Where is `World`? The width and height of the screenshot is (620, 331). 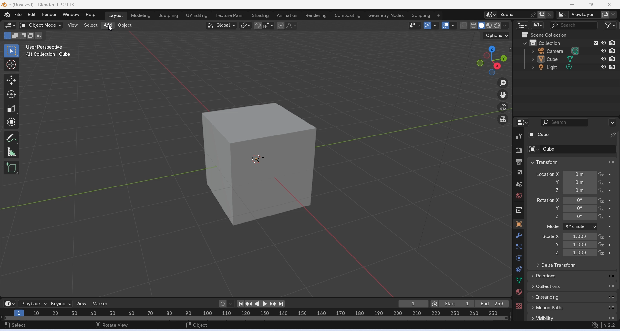 World is located at coordinates (518, 196).